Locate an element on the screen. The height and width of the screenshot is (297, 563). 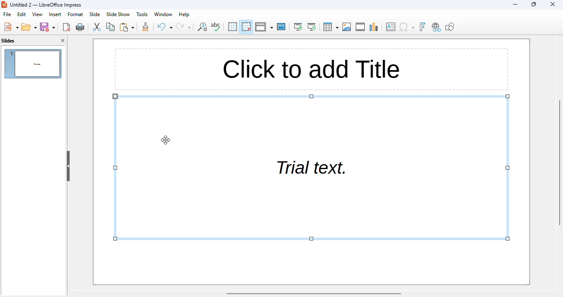
minimize is located at coordinates (515, 5).